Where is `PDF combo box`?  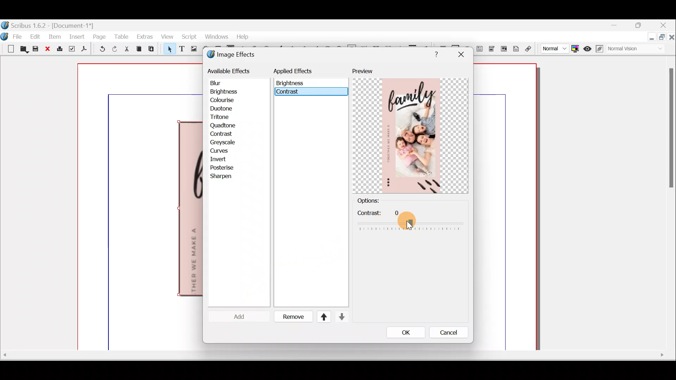 PDF combo box is located at coordinates (492, 49).